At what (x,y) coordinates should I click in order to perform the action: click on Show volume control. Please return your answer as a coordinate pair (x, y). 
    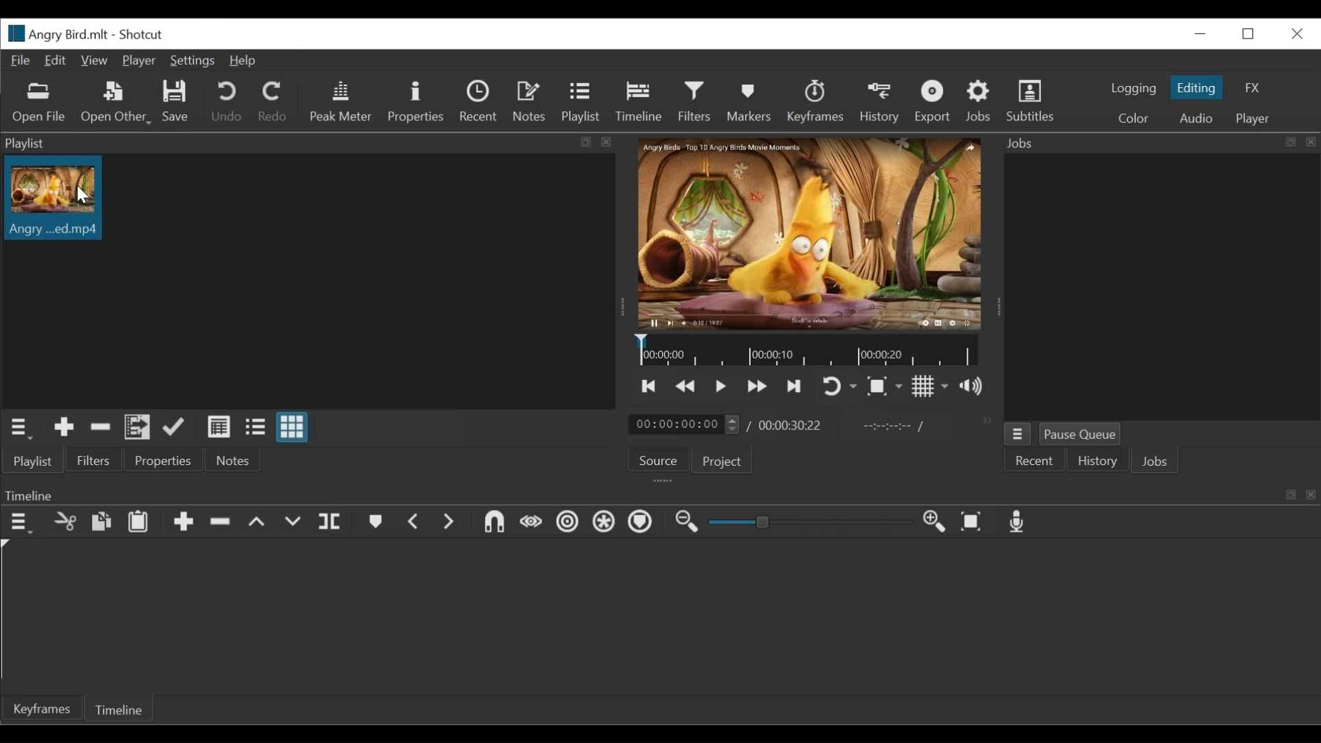
    Looking at the image, I should click on (969, 385).